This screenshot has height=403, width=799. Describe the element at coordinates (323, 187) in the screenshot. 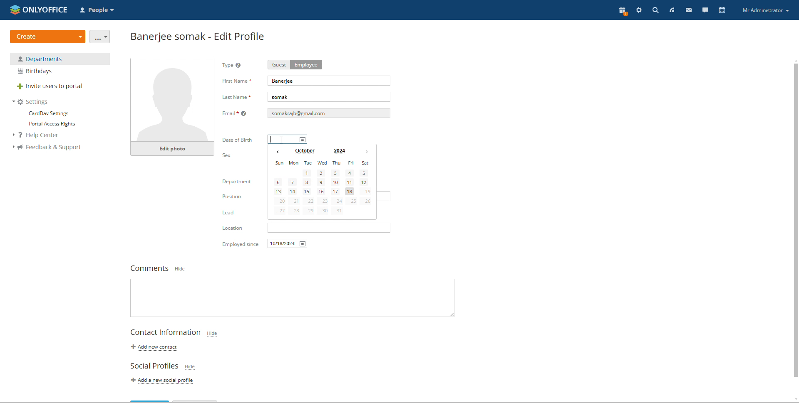

I see `calendar` at that location.